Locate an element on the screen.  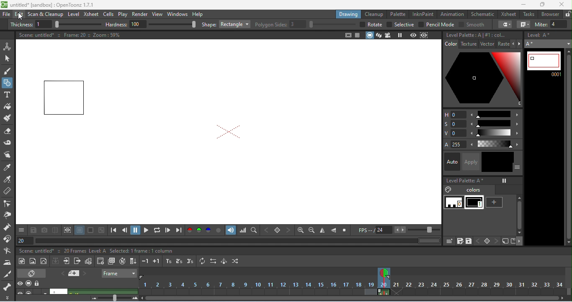
new style is located at coordinates (495, 202).